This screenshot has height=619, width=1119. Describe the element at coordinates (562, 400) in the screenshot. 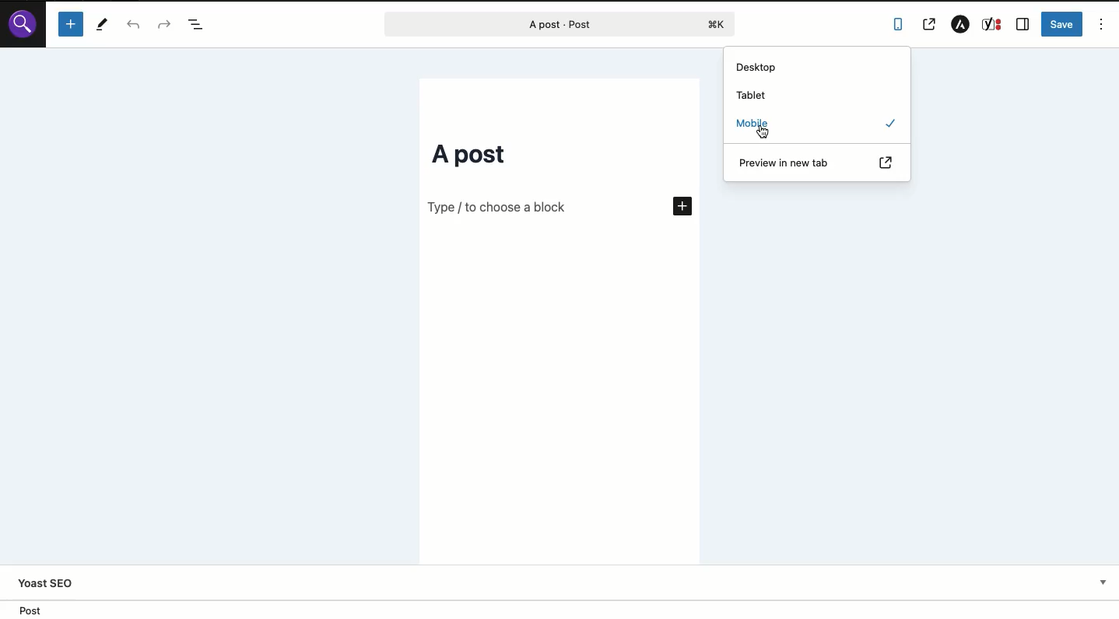

I see `Mobile view` at that location.